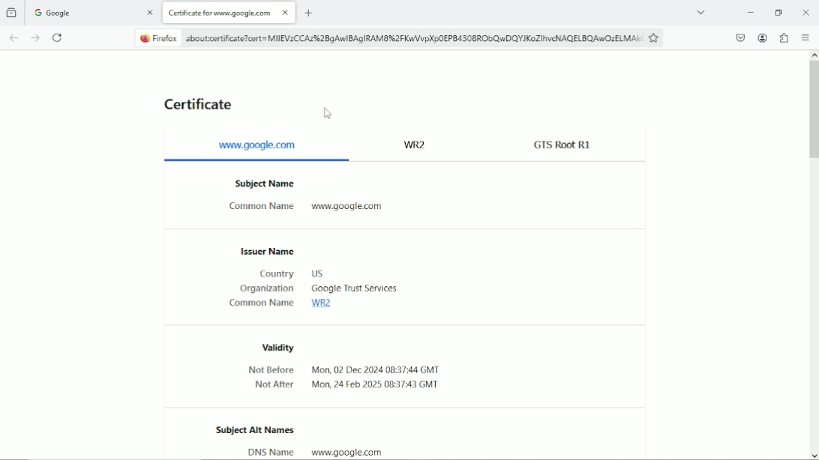  Describe the element at coordinates (330, 113) in the screenshot. I see `Cursor` at that location.